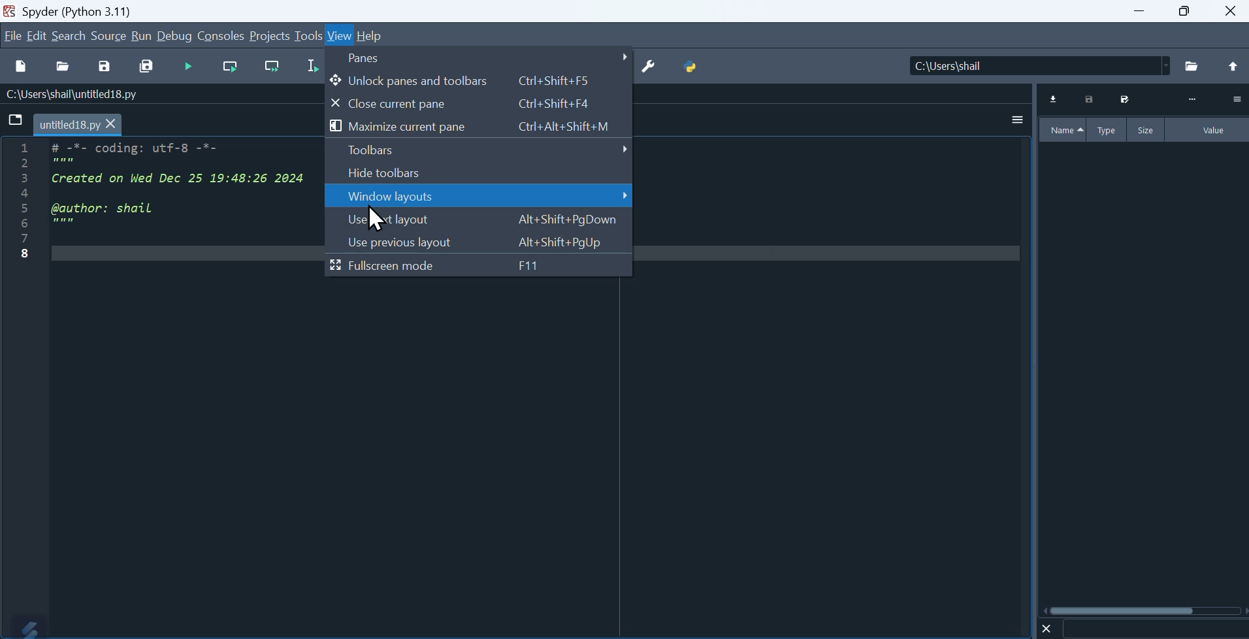 Image resolution: width=1249 pixels, height=639 pixels. I want to click on Preferences, so click(649, 67).